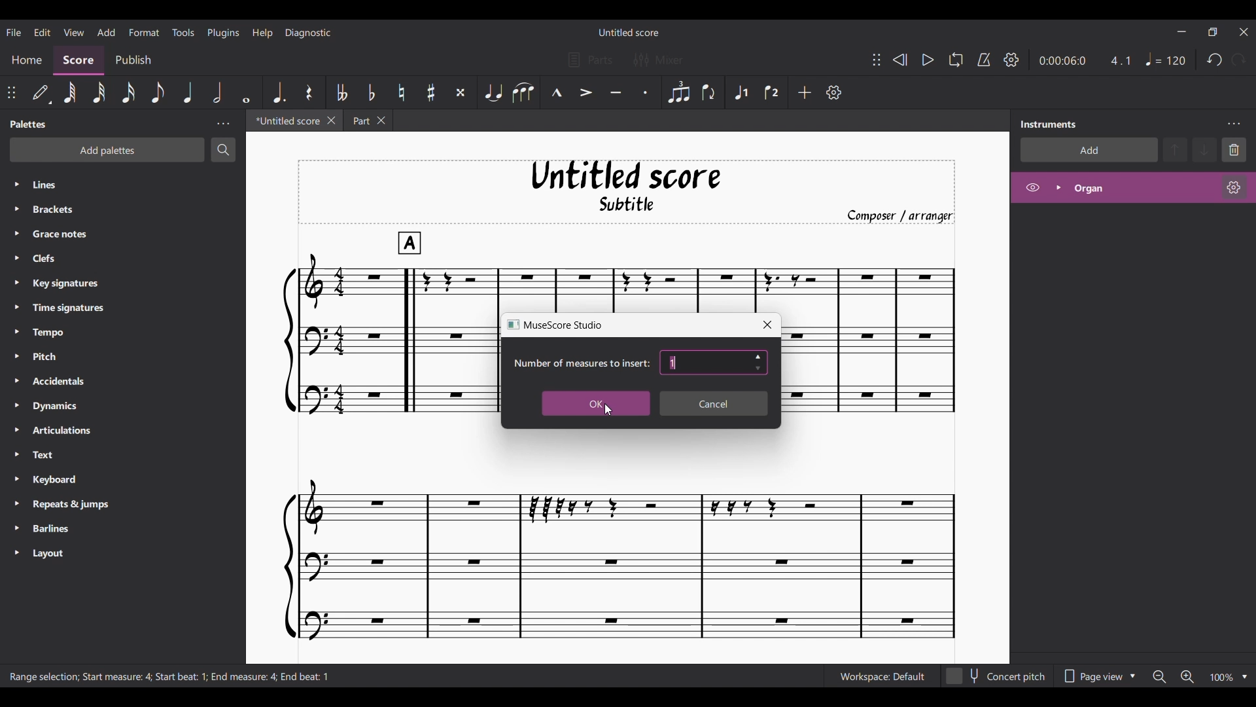 The image size is (1256, 707). What do you see at coordinates (983, 60) in the screenshot?
I see `Metronome` at bounding box center [983, 60].